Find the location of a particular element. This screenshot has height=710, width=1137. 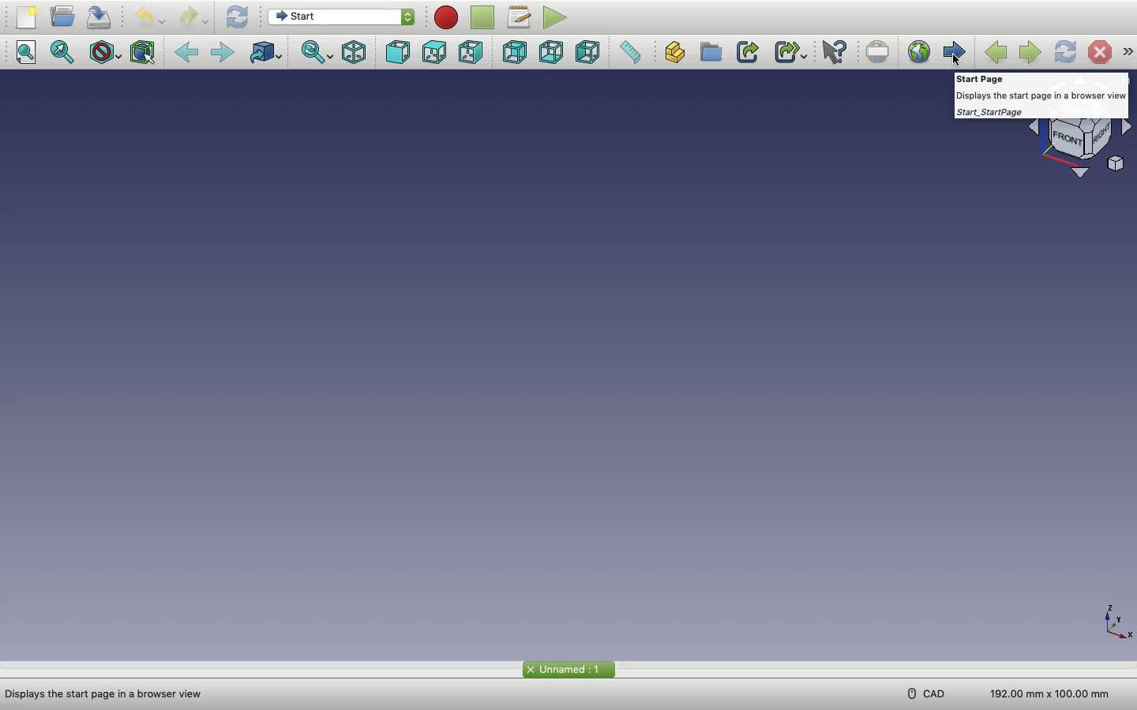

Create part is located at coordinates (680, 53).